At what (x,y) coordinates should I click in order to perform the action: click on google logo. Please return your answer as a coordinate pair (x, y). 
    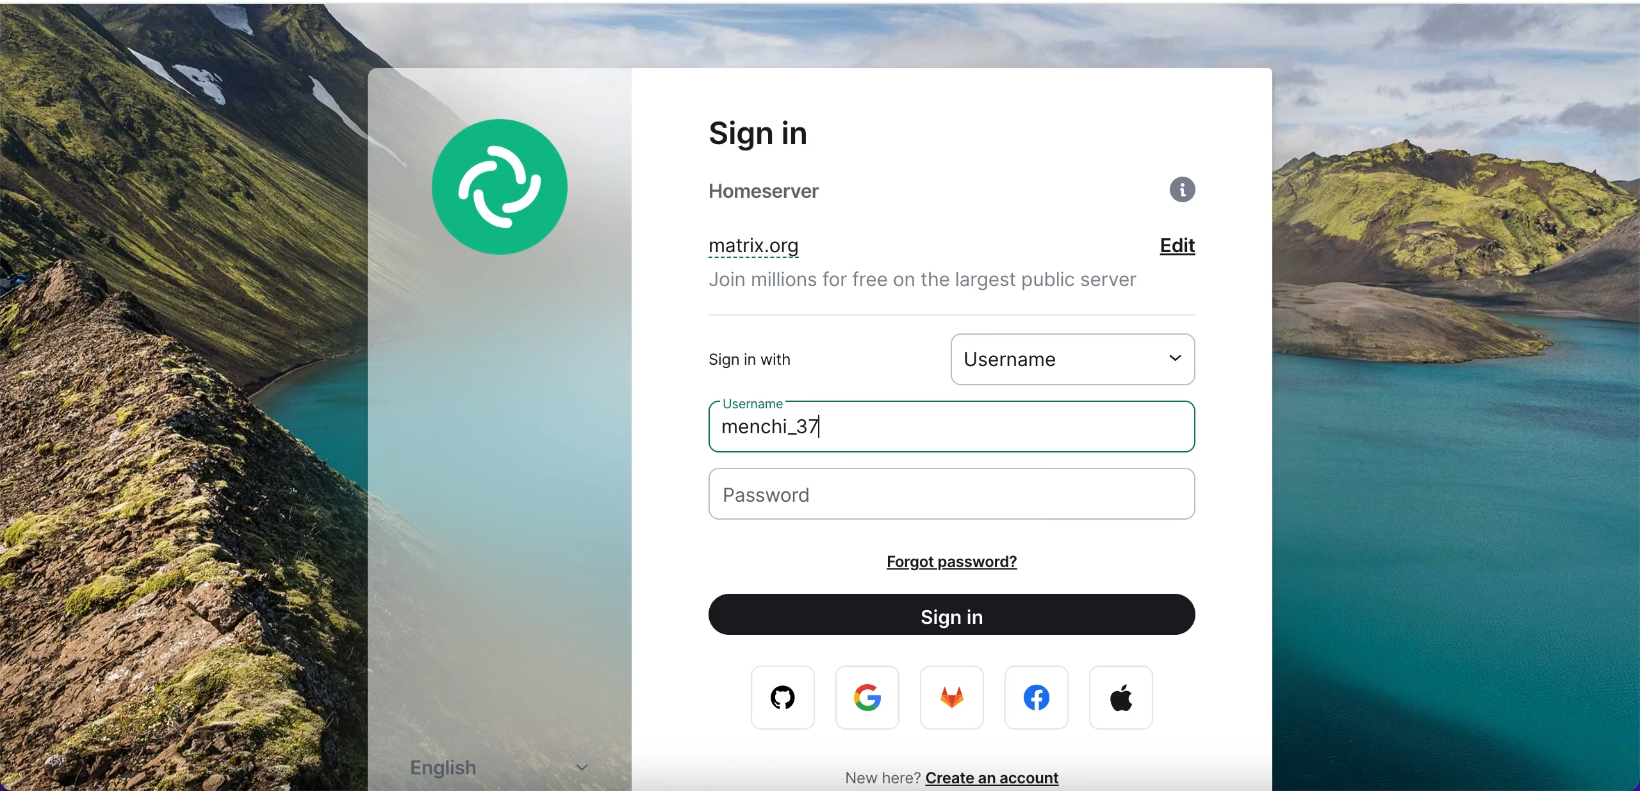
    Looking at the image, I should click on (871, 699).